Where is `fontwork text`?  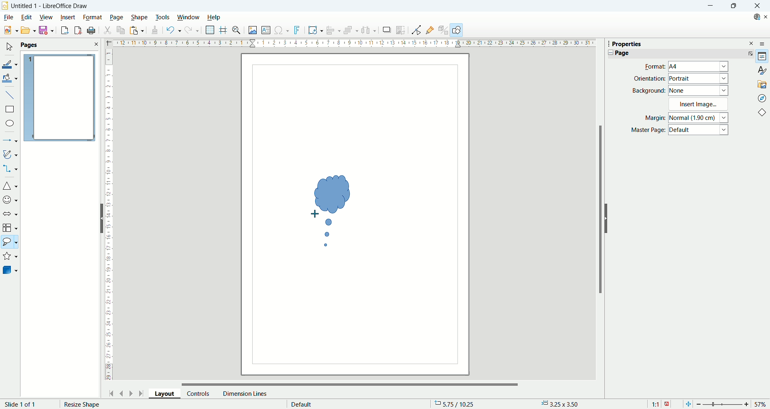 fontwork text is located at coordinates (298, 30).